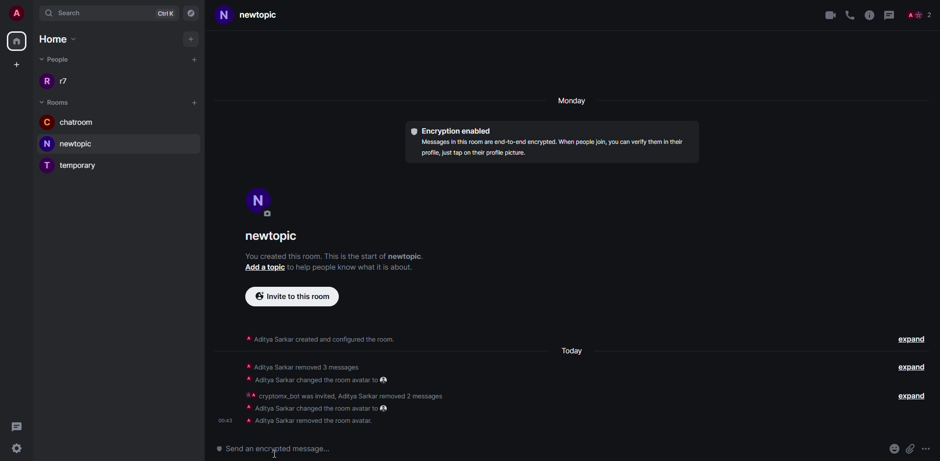  I want to click on search, so click(71, 13).